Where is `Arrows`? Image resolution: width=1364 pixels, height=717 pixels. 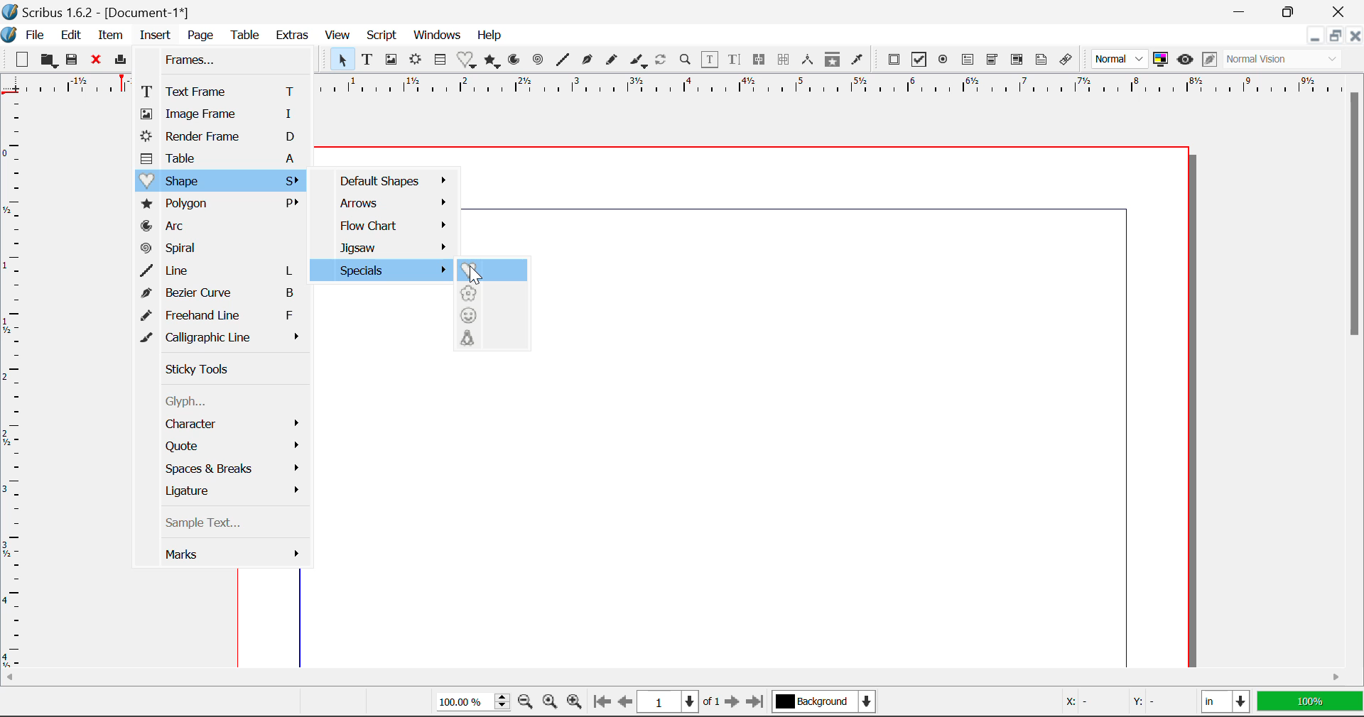 Arrows is located at coordinates (385, 203).